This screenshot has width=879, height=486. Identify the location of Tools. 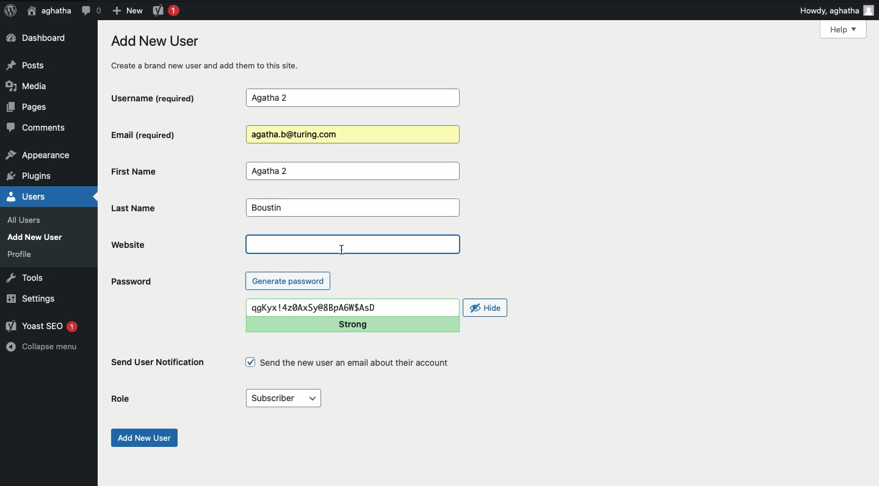
(26, 277).